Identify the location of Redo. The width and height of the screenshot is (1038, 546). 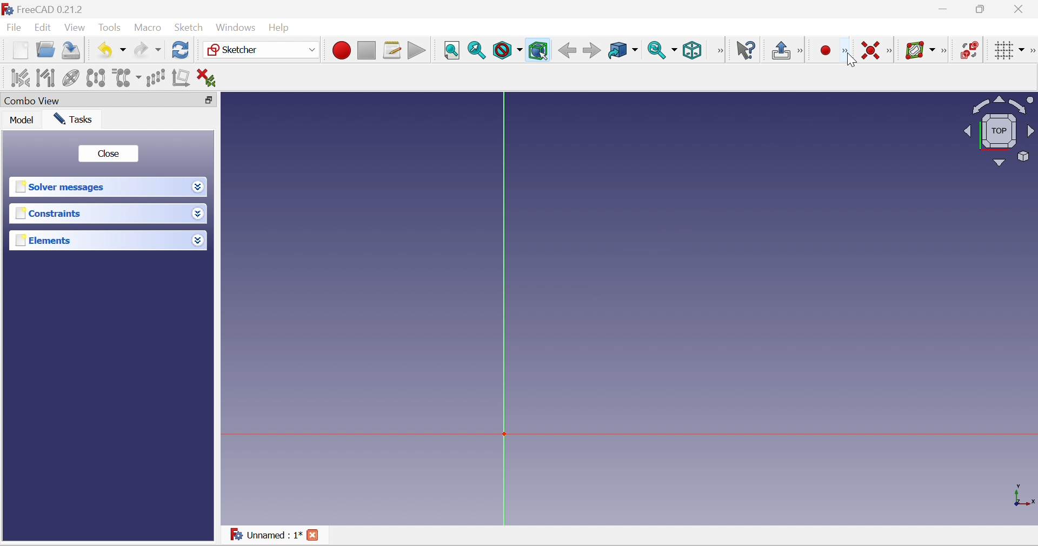
(148, 51).